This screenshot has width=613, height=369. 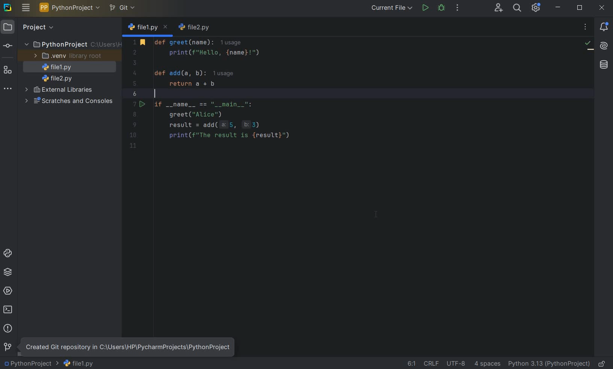 What do you see at coordinates (411, 364) in the screenshot?
I see `go to line` at bounding box center [411, 364].